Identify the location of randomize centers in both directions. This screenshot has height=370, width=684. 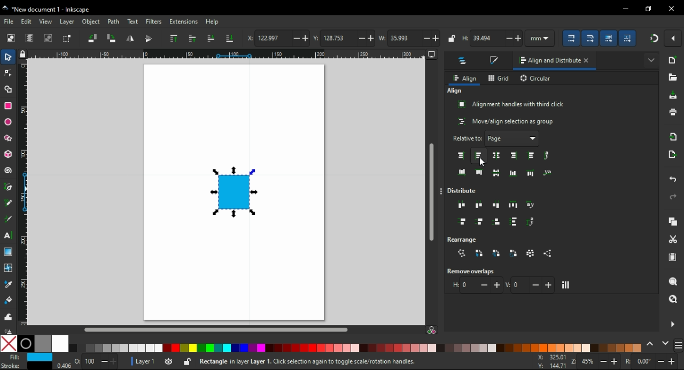
(531, 253).